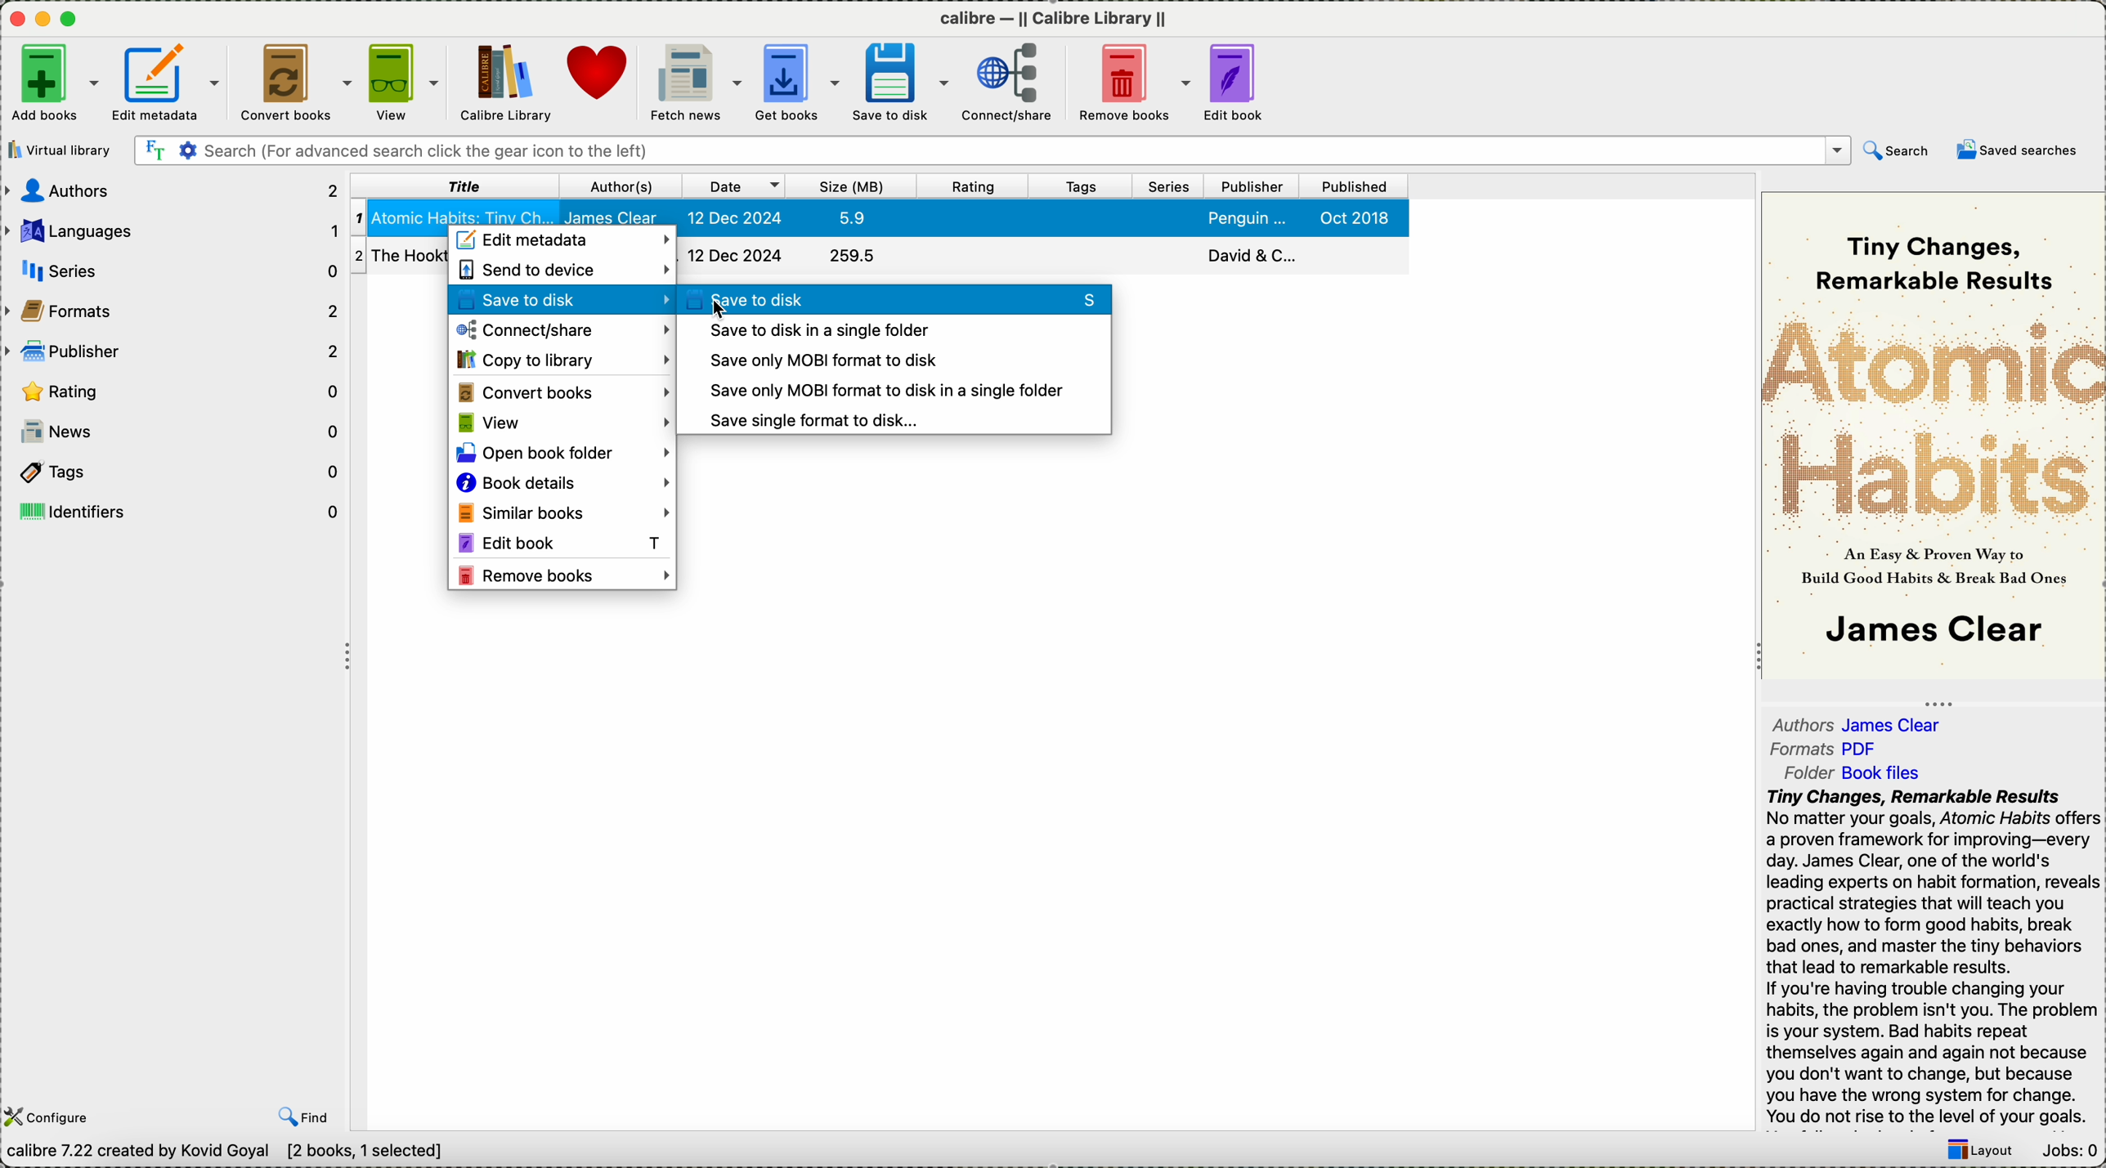  What do you see at coordinates (1933, 434) in the screenshot?
I see `book cover preview` at bounding box center [1933, 434].